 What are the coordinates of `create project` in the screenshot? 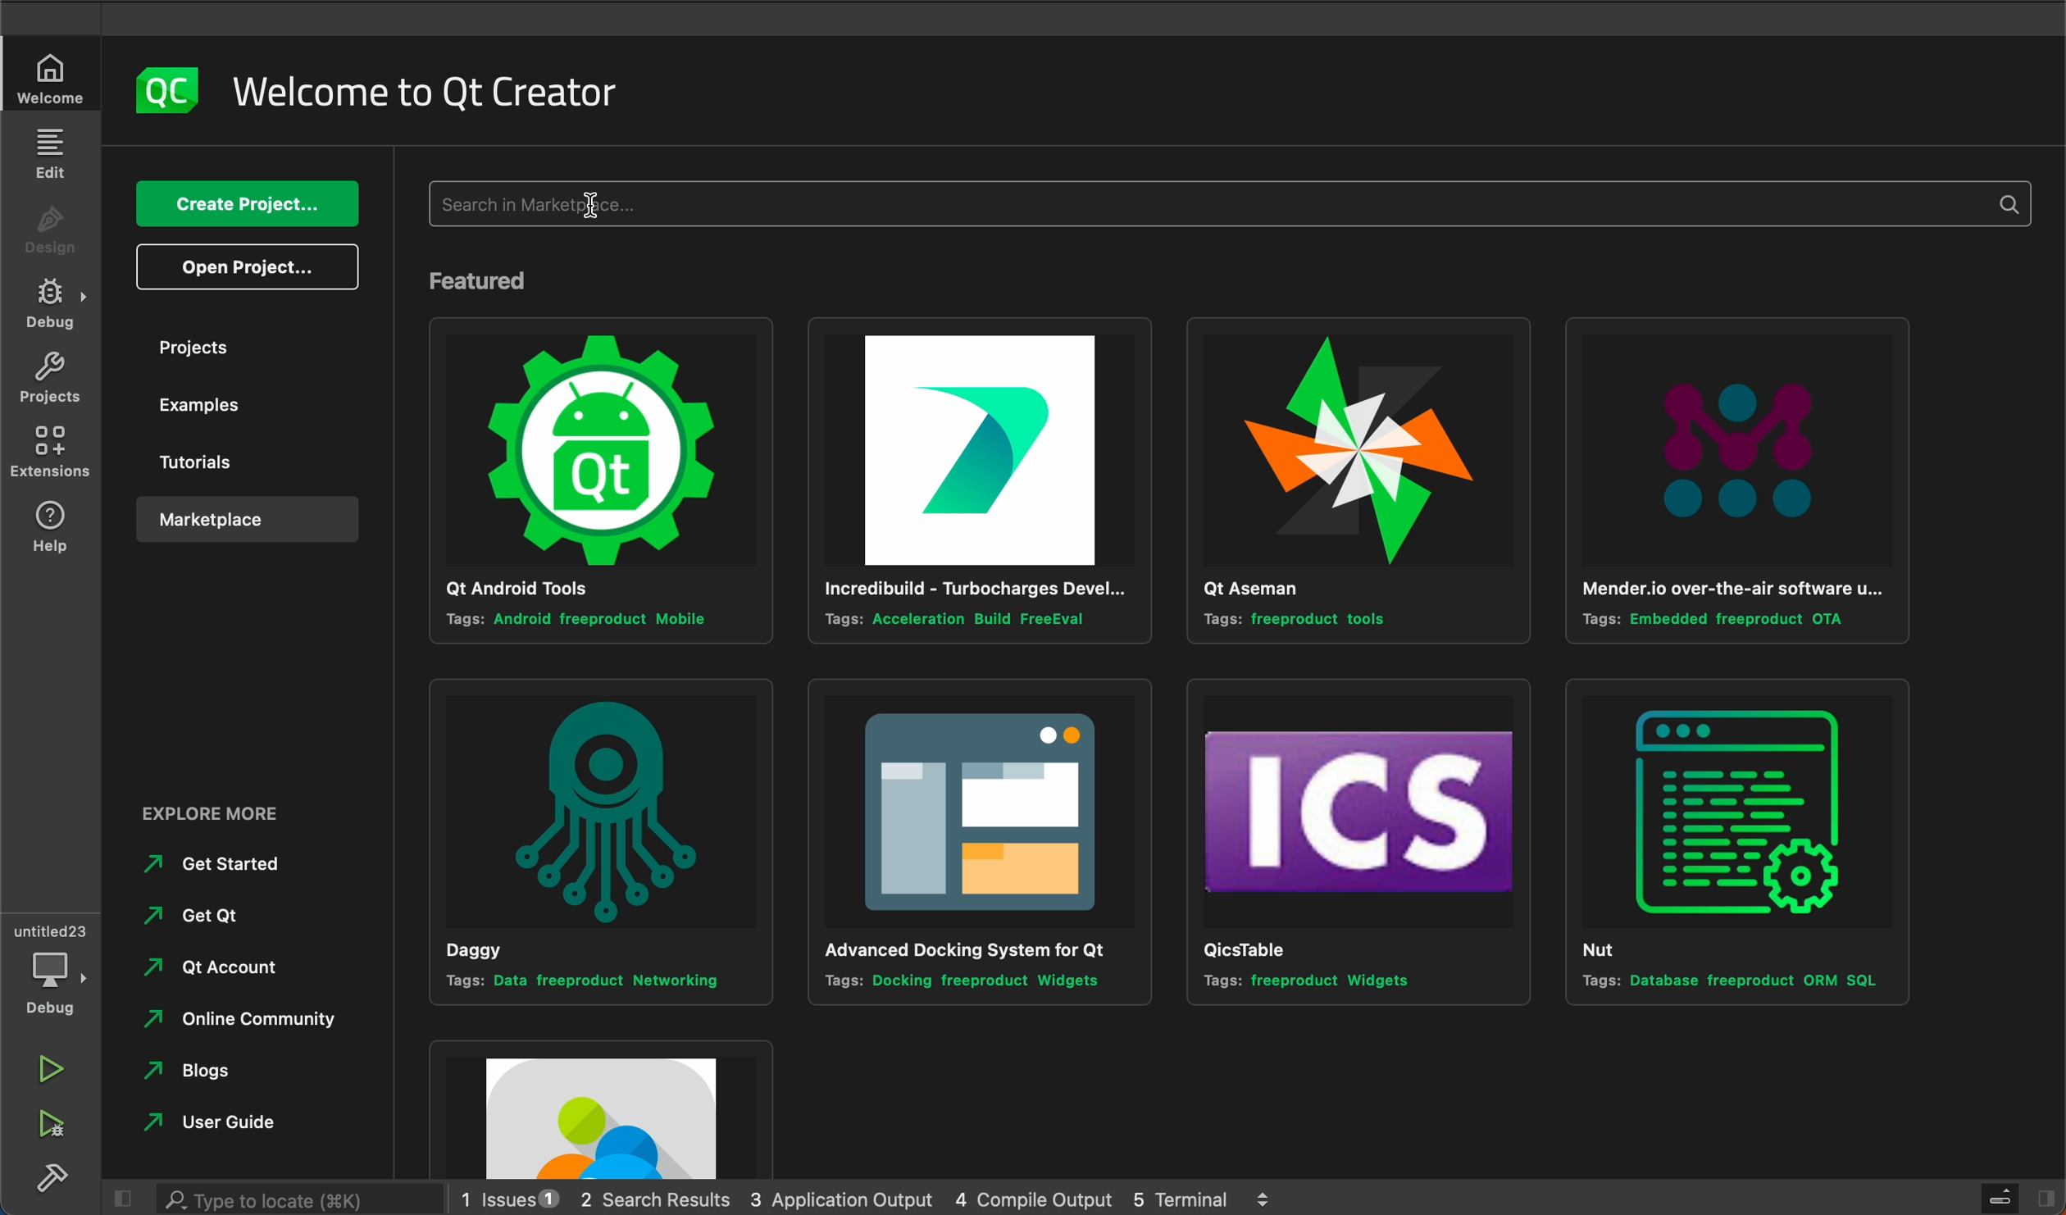 It's located at (244, 205).